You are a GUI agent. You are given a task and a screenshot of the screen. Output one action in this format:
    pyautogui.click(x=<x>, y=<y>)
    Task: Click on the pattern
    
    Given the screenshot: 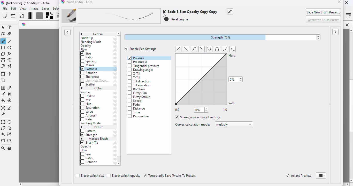 What is the action you would take?
    pyautogui.click(x=89, y=131)
    